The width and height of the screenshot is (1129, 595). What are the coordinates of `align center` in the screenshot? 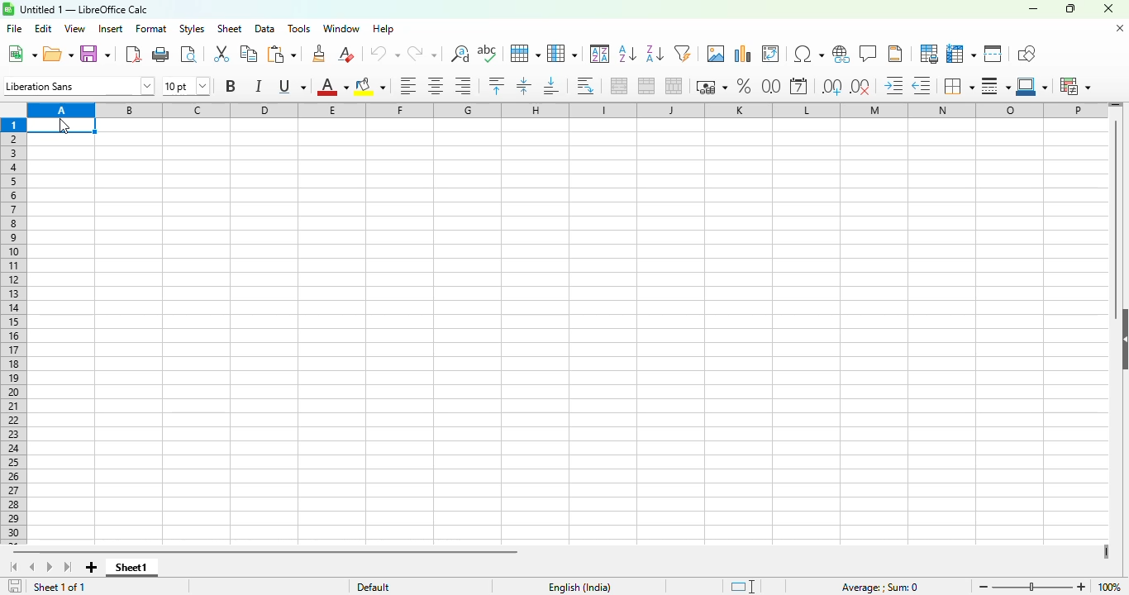 It's located at (436, 87).